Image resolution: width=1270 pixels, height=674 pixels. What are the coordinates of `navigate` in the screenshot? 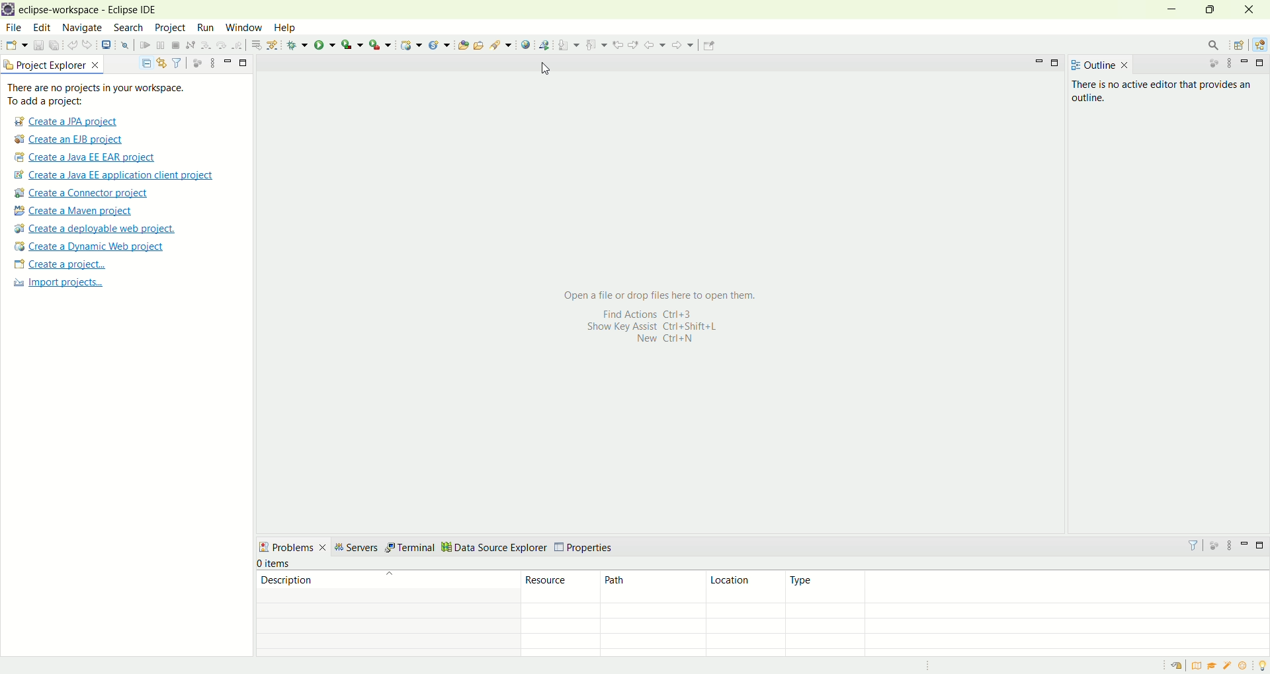 It's located at (83, 28).